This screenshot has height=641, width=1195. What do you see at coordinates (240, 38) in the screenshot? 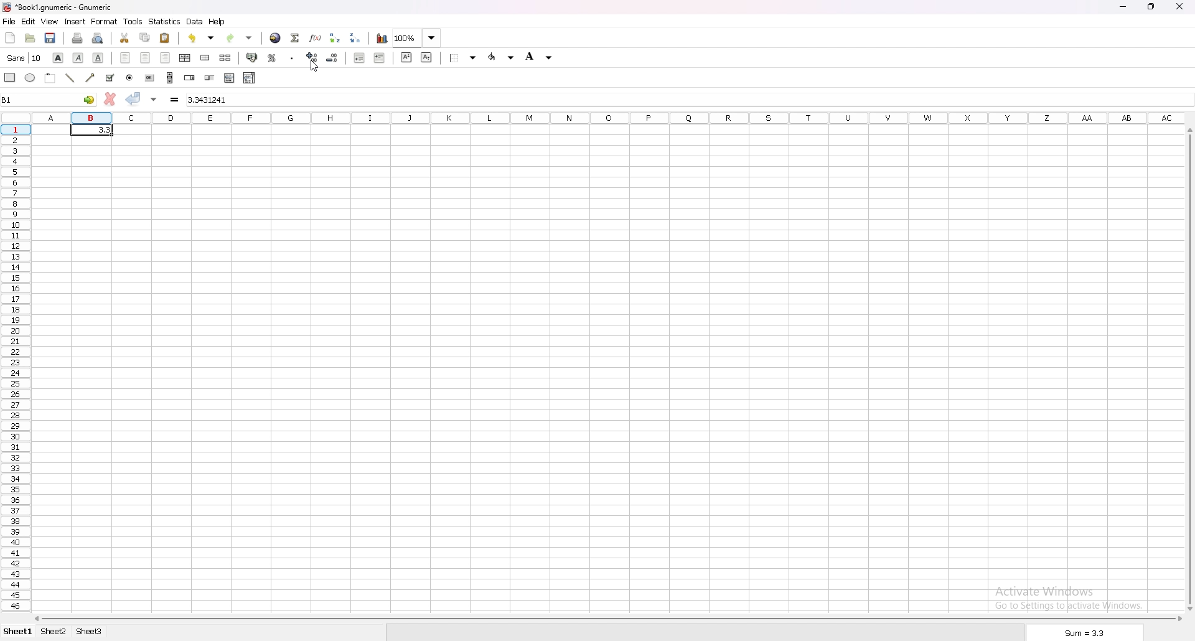
I see `redo` at bounding box center [240, 38].